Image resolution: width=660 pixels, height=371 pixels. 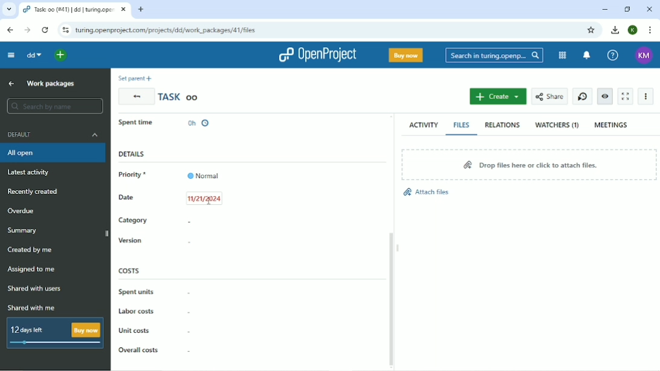 I want to click on Shared with me, so click(x=32, y=308).